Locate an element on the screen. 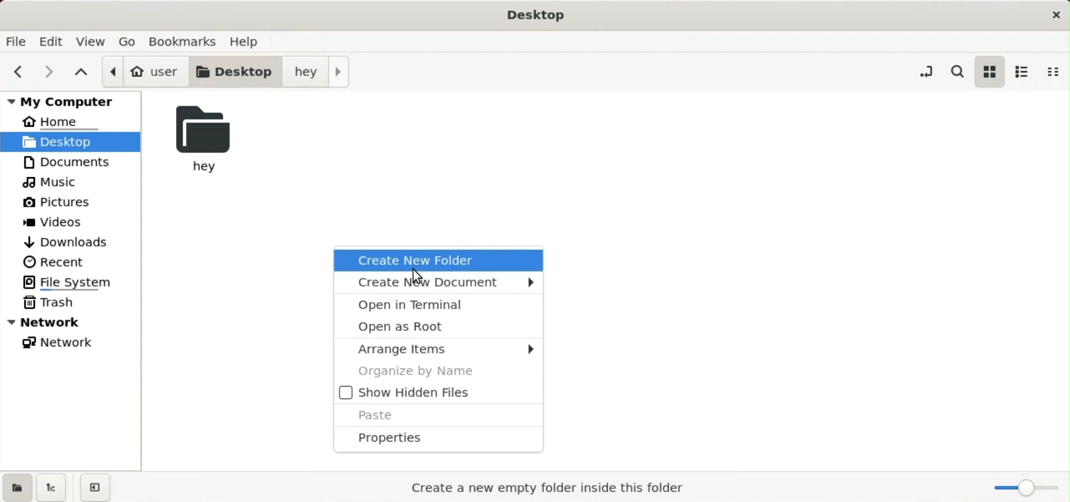  videos is located at coordinates (57, 221).